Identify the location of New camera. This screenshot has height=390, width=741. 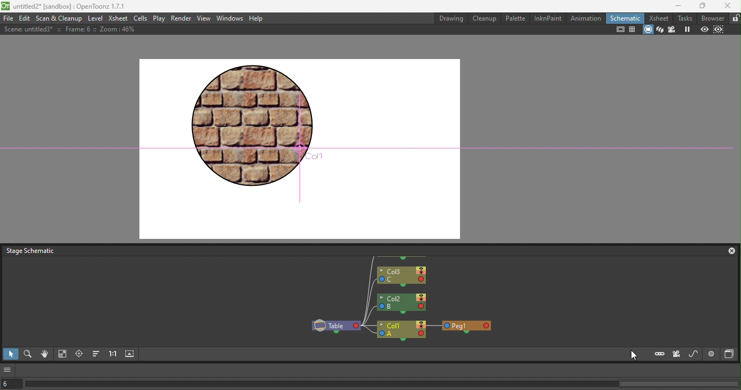
(676, 354).